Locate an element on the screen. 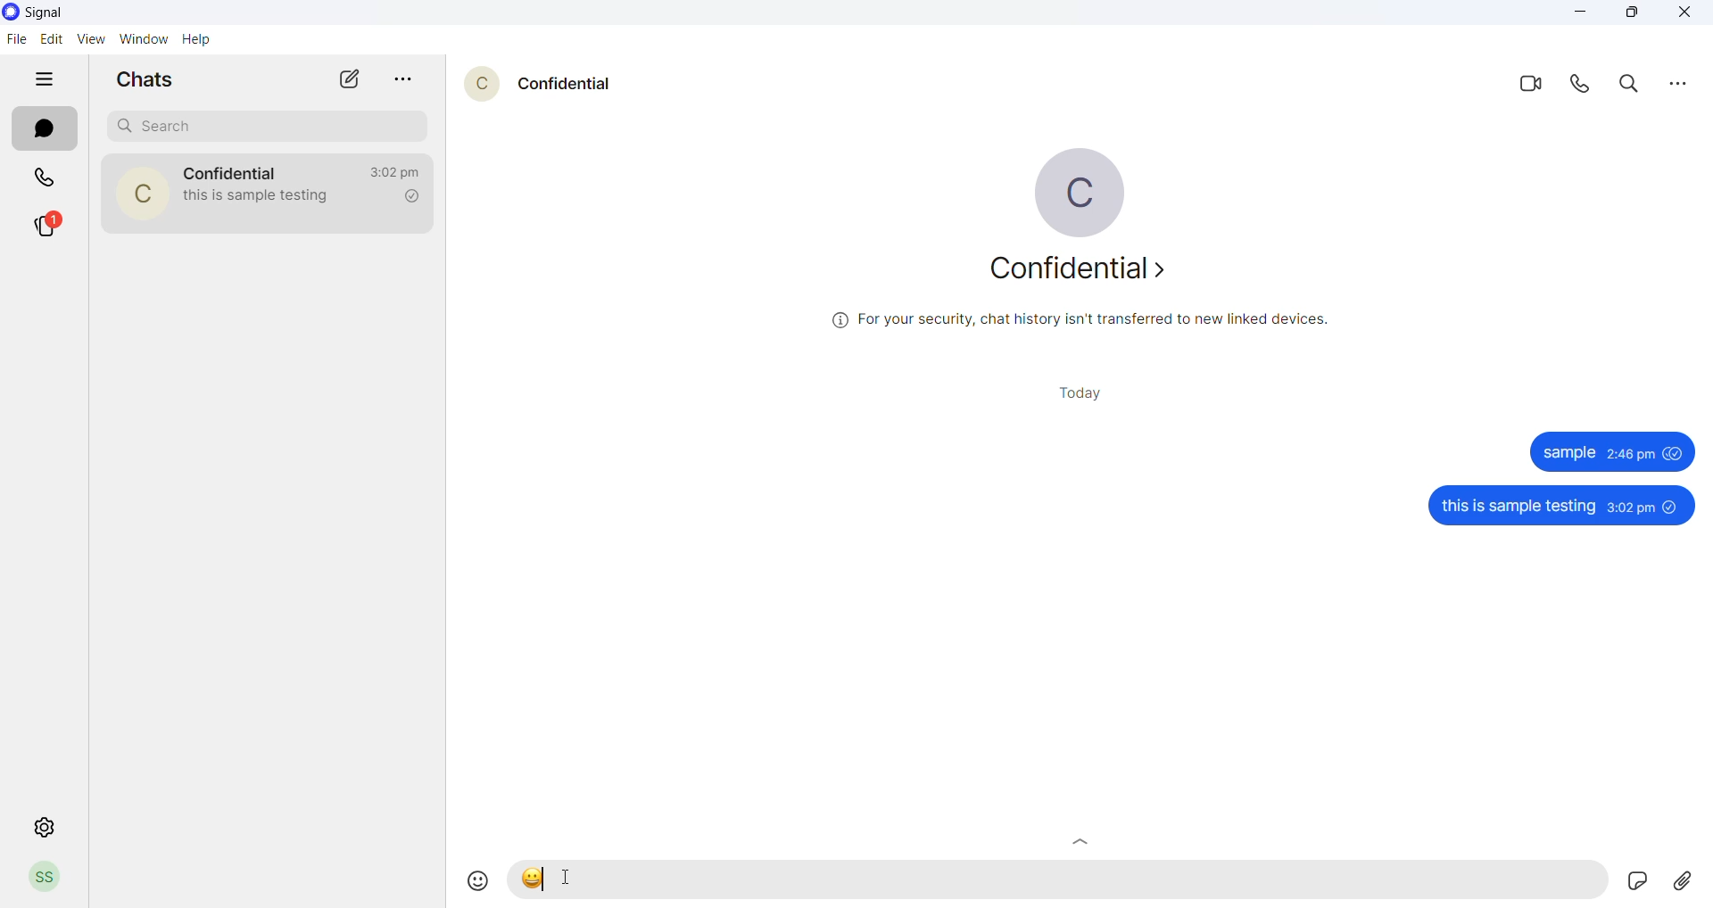  close is located at coordinates (1682, 15).